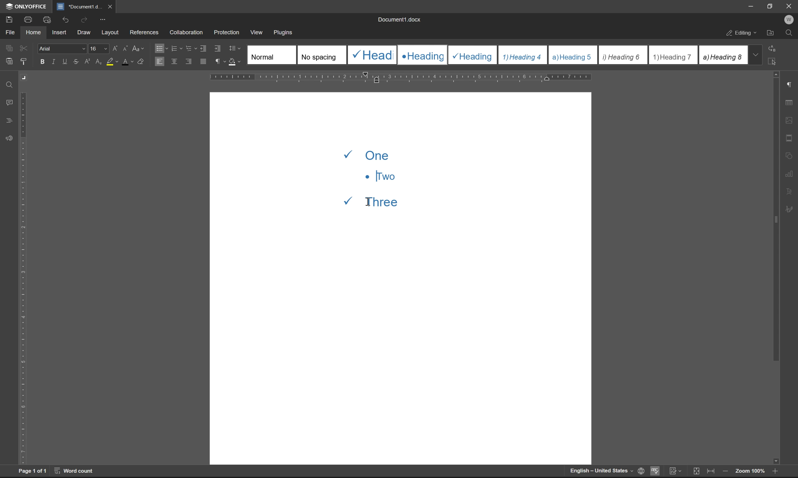  I want to click on print preview, so click(48, 20).